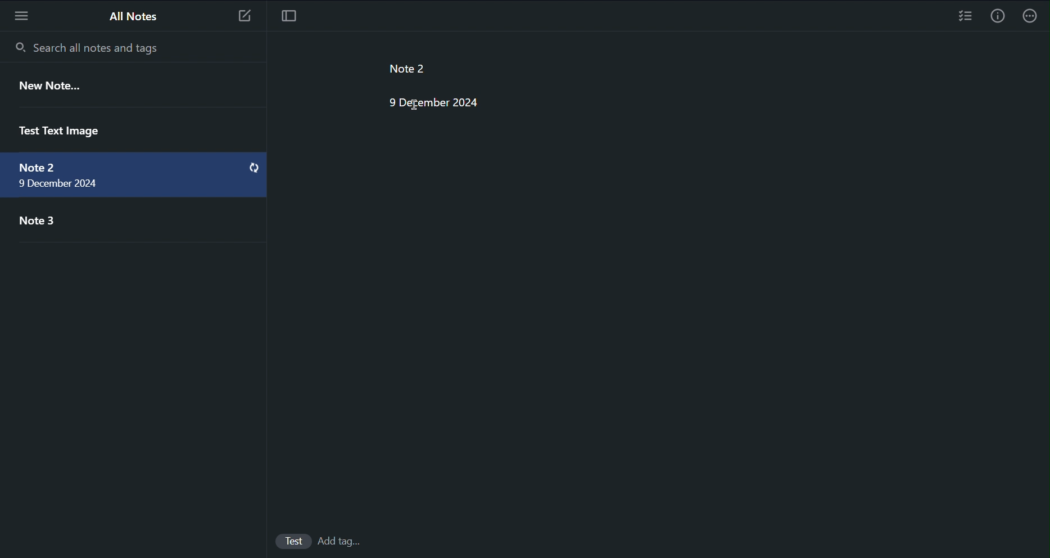  Describe the element at coordinates (49, 87) in the screenshot. I see `New Note` at that location.